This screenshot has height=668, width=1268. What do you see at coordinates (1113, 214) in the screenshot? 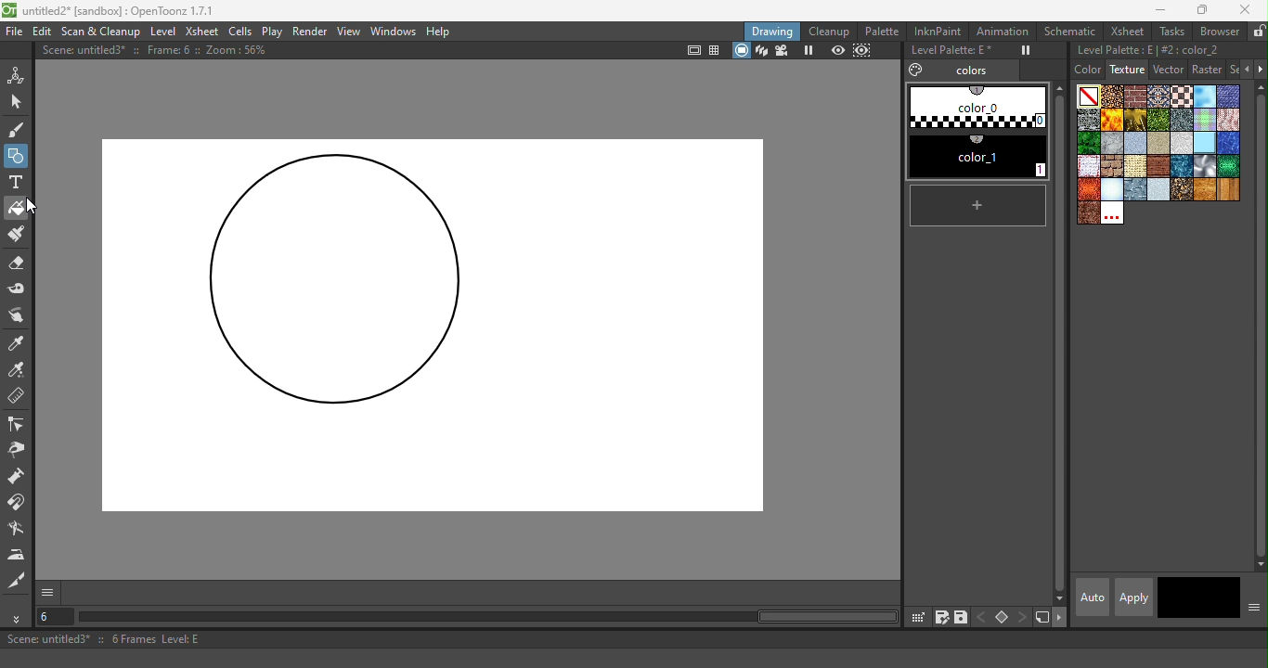
I see `Custom textures` at bounding box center [1113, 214].